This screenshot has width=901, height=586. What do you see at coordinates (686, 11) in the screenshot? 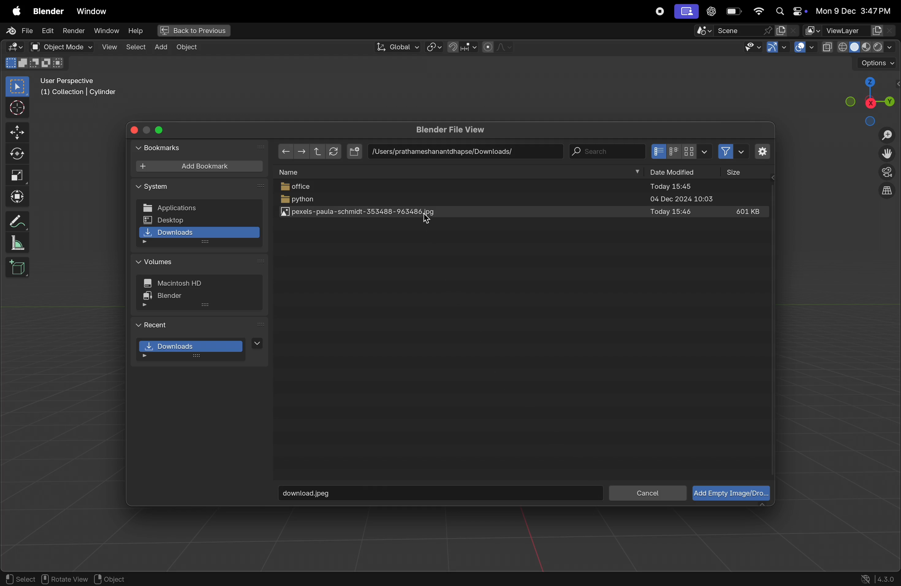
I see `screenui` at bounding box center [686, 11].